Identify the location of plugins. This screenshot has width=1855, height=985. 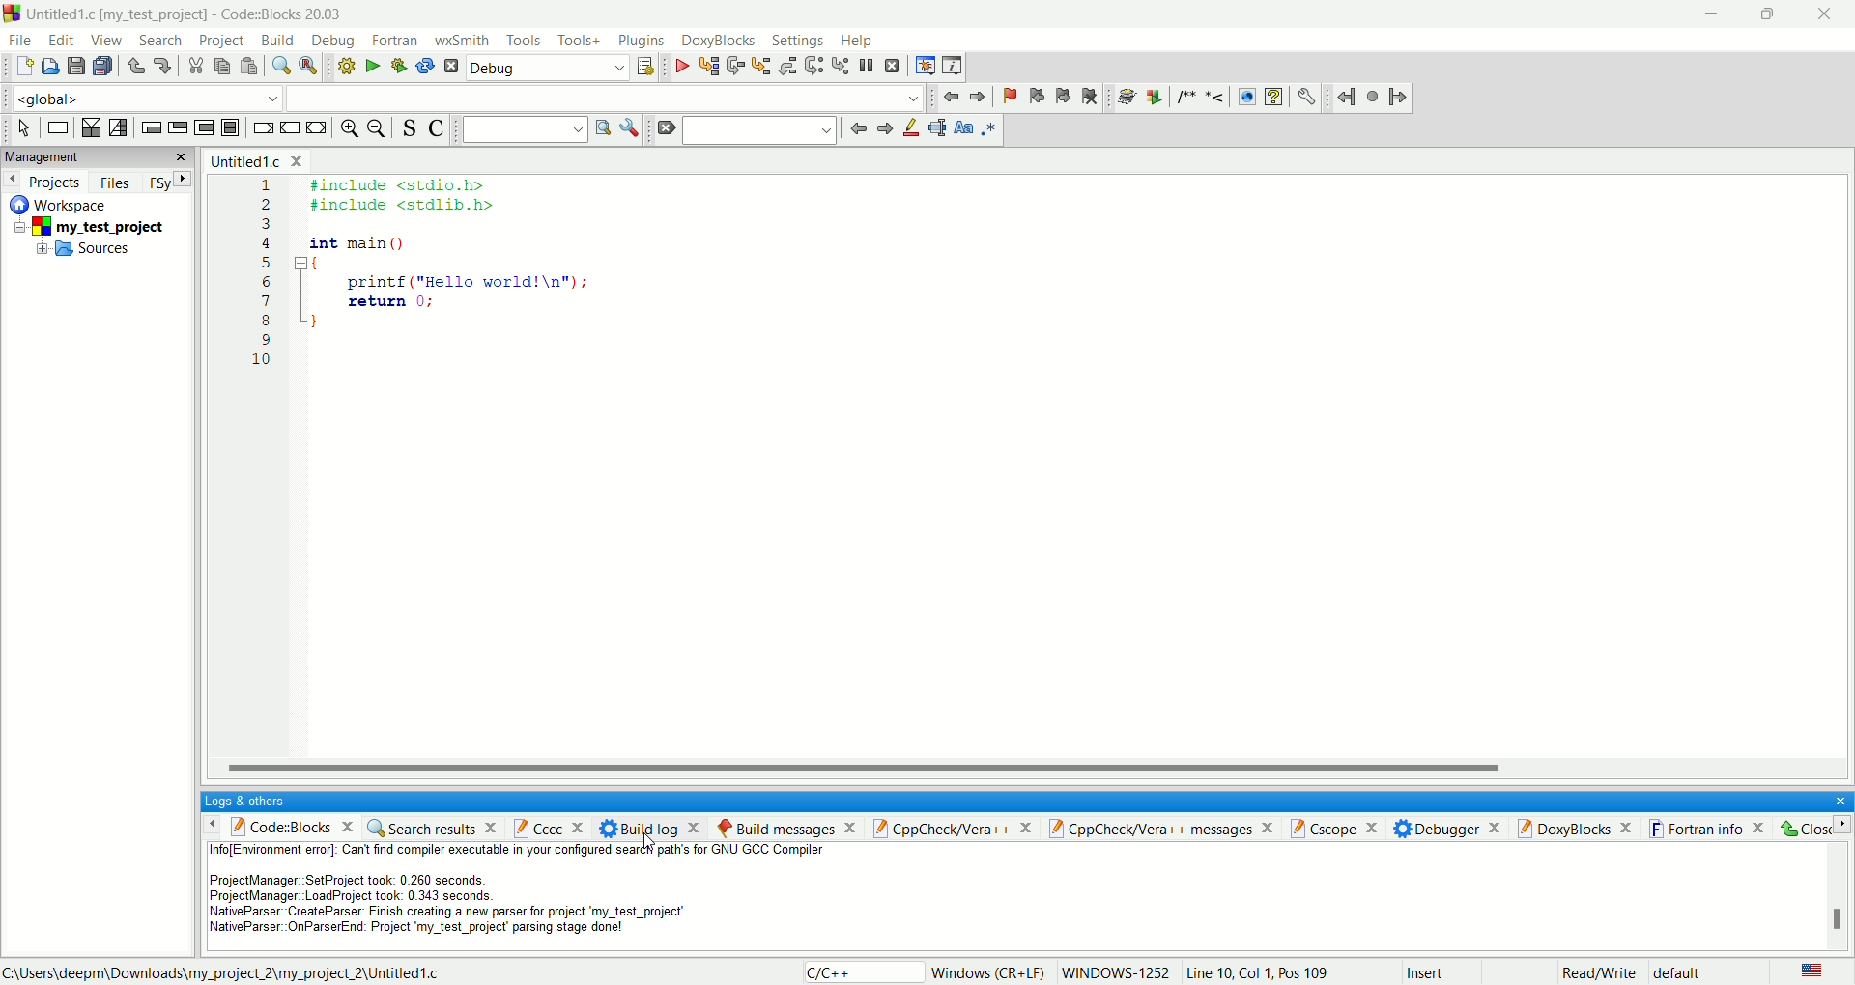
(643, 42).